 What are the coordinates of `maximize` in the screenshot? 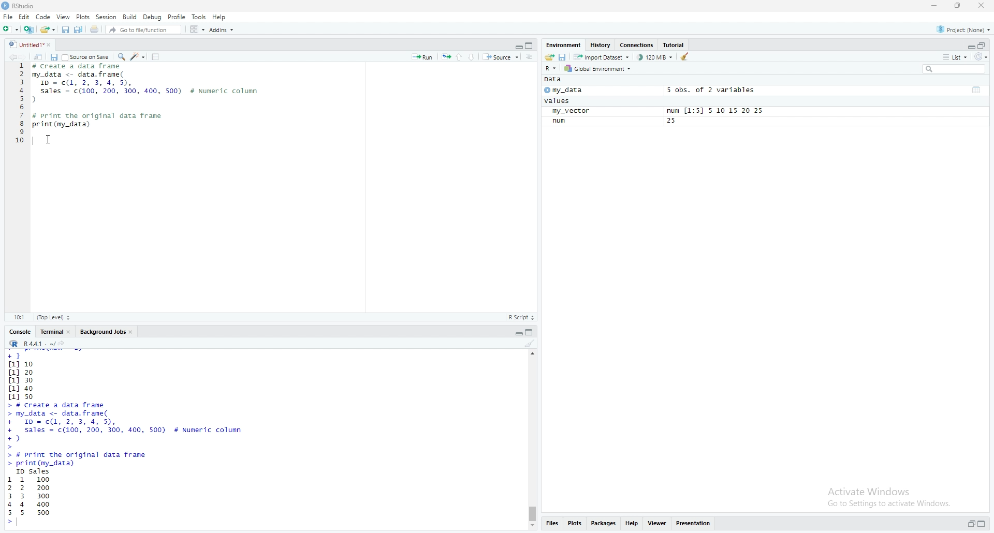 It's located at (962, 7).